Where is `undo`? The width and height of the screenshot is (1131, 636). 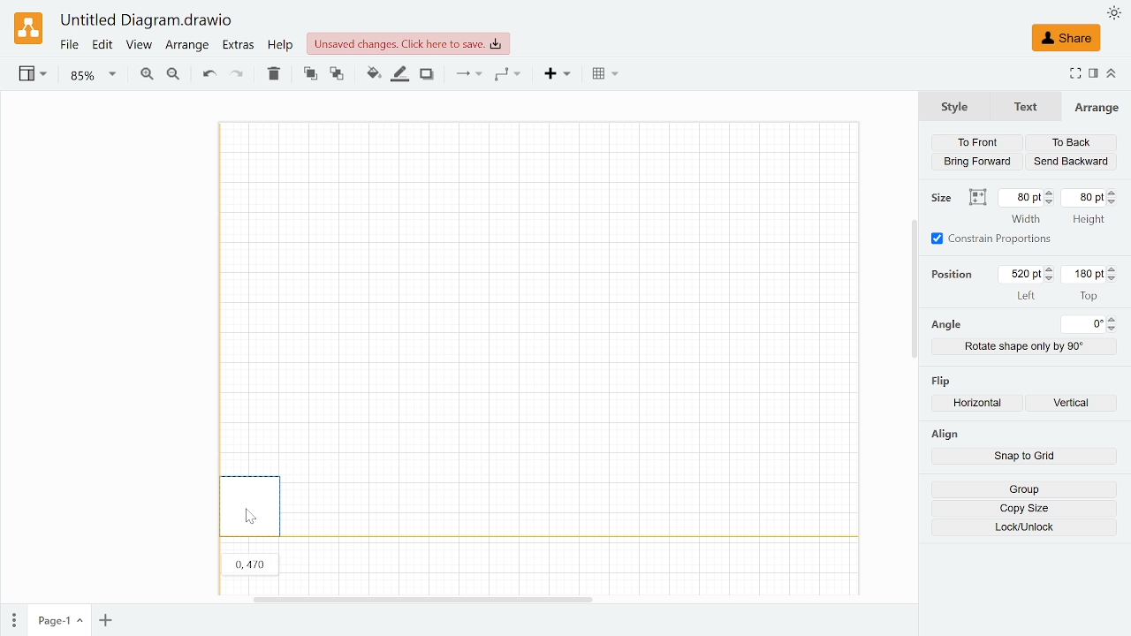
undo is located at coordinates (207, 74).